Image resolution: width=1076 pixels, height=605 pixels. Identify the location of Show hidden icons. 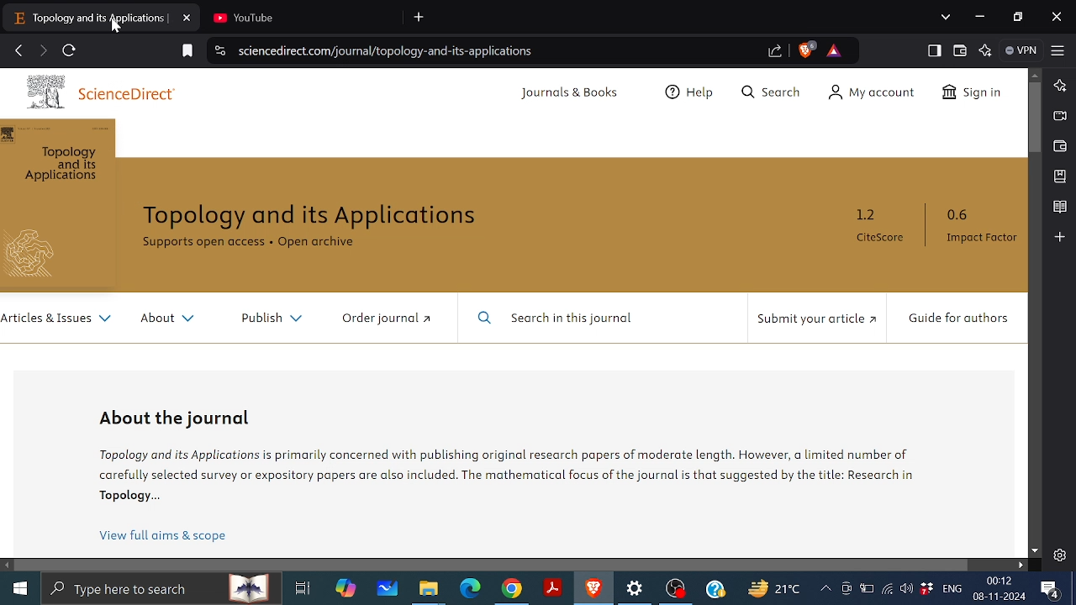
(825, 589).